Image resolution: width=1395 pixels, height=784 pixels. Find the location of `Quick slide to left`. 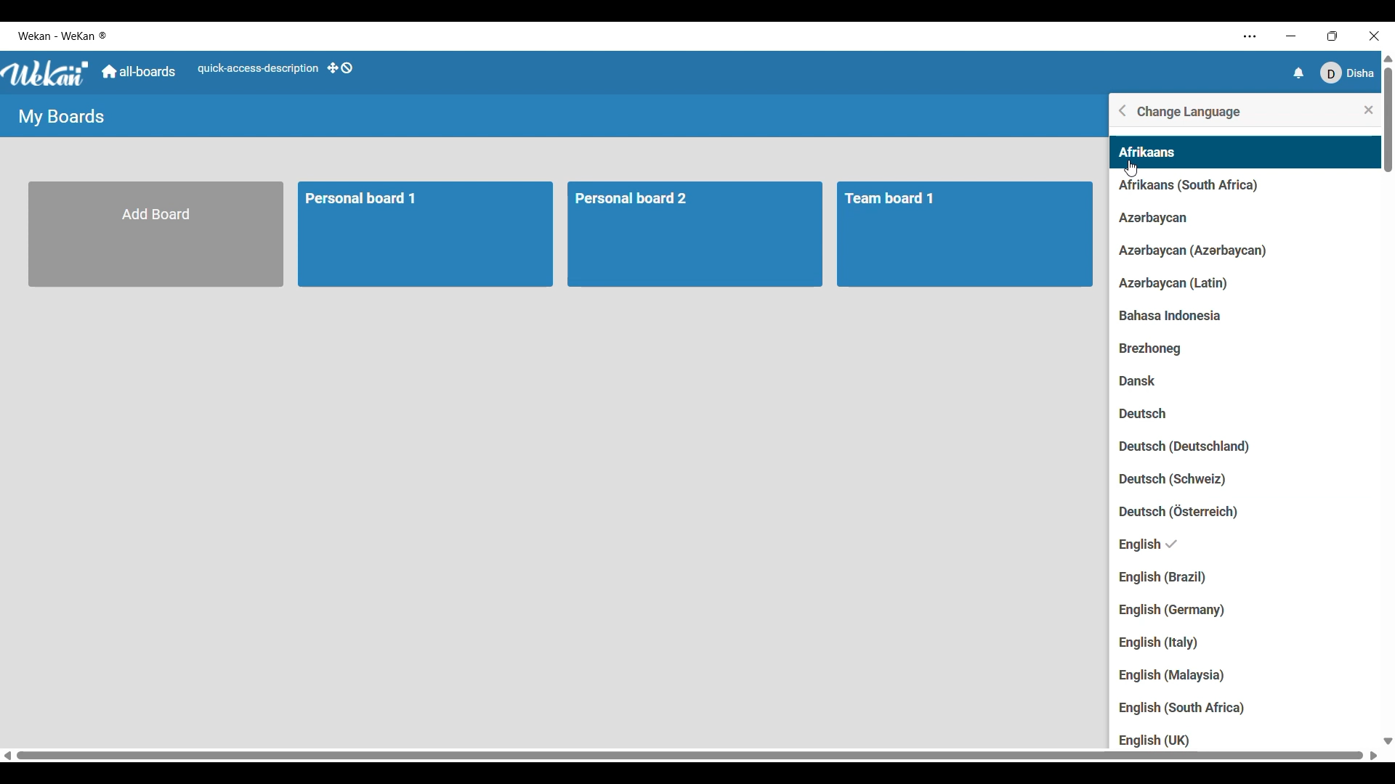

Quick slide to left is located at coordinates (7, 756).